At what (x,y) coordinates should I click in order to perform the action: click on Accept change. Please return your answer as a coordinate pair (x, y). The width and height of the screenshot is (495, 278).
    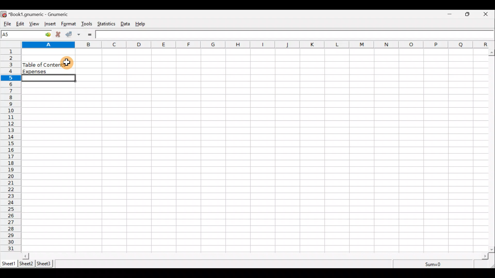
    Looking at the image, I should click on (70, 35).